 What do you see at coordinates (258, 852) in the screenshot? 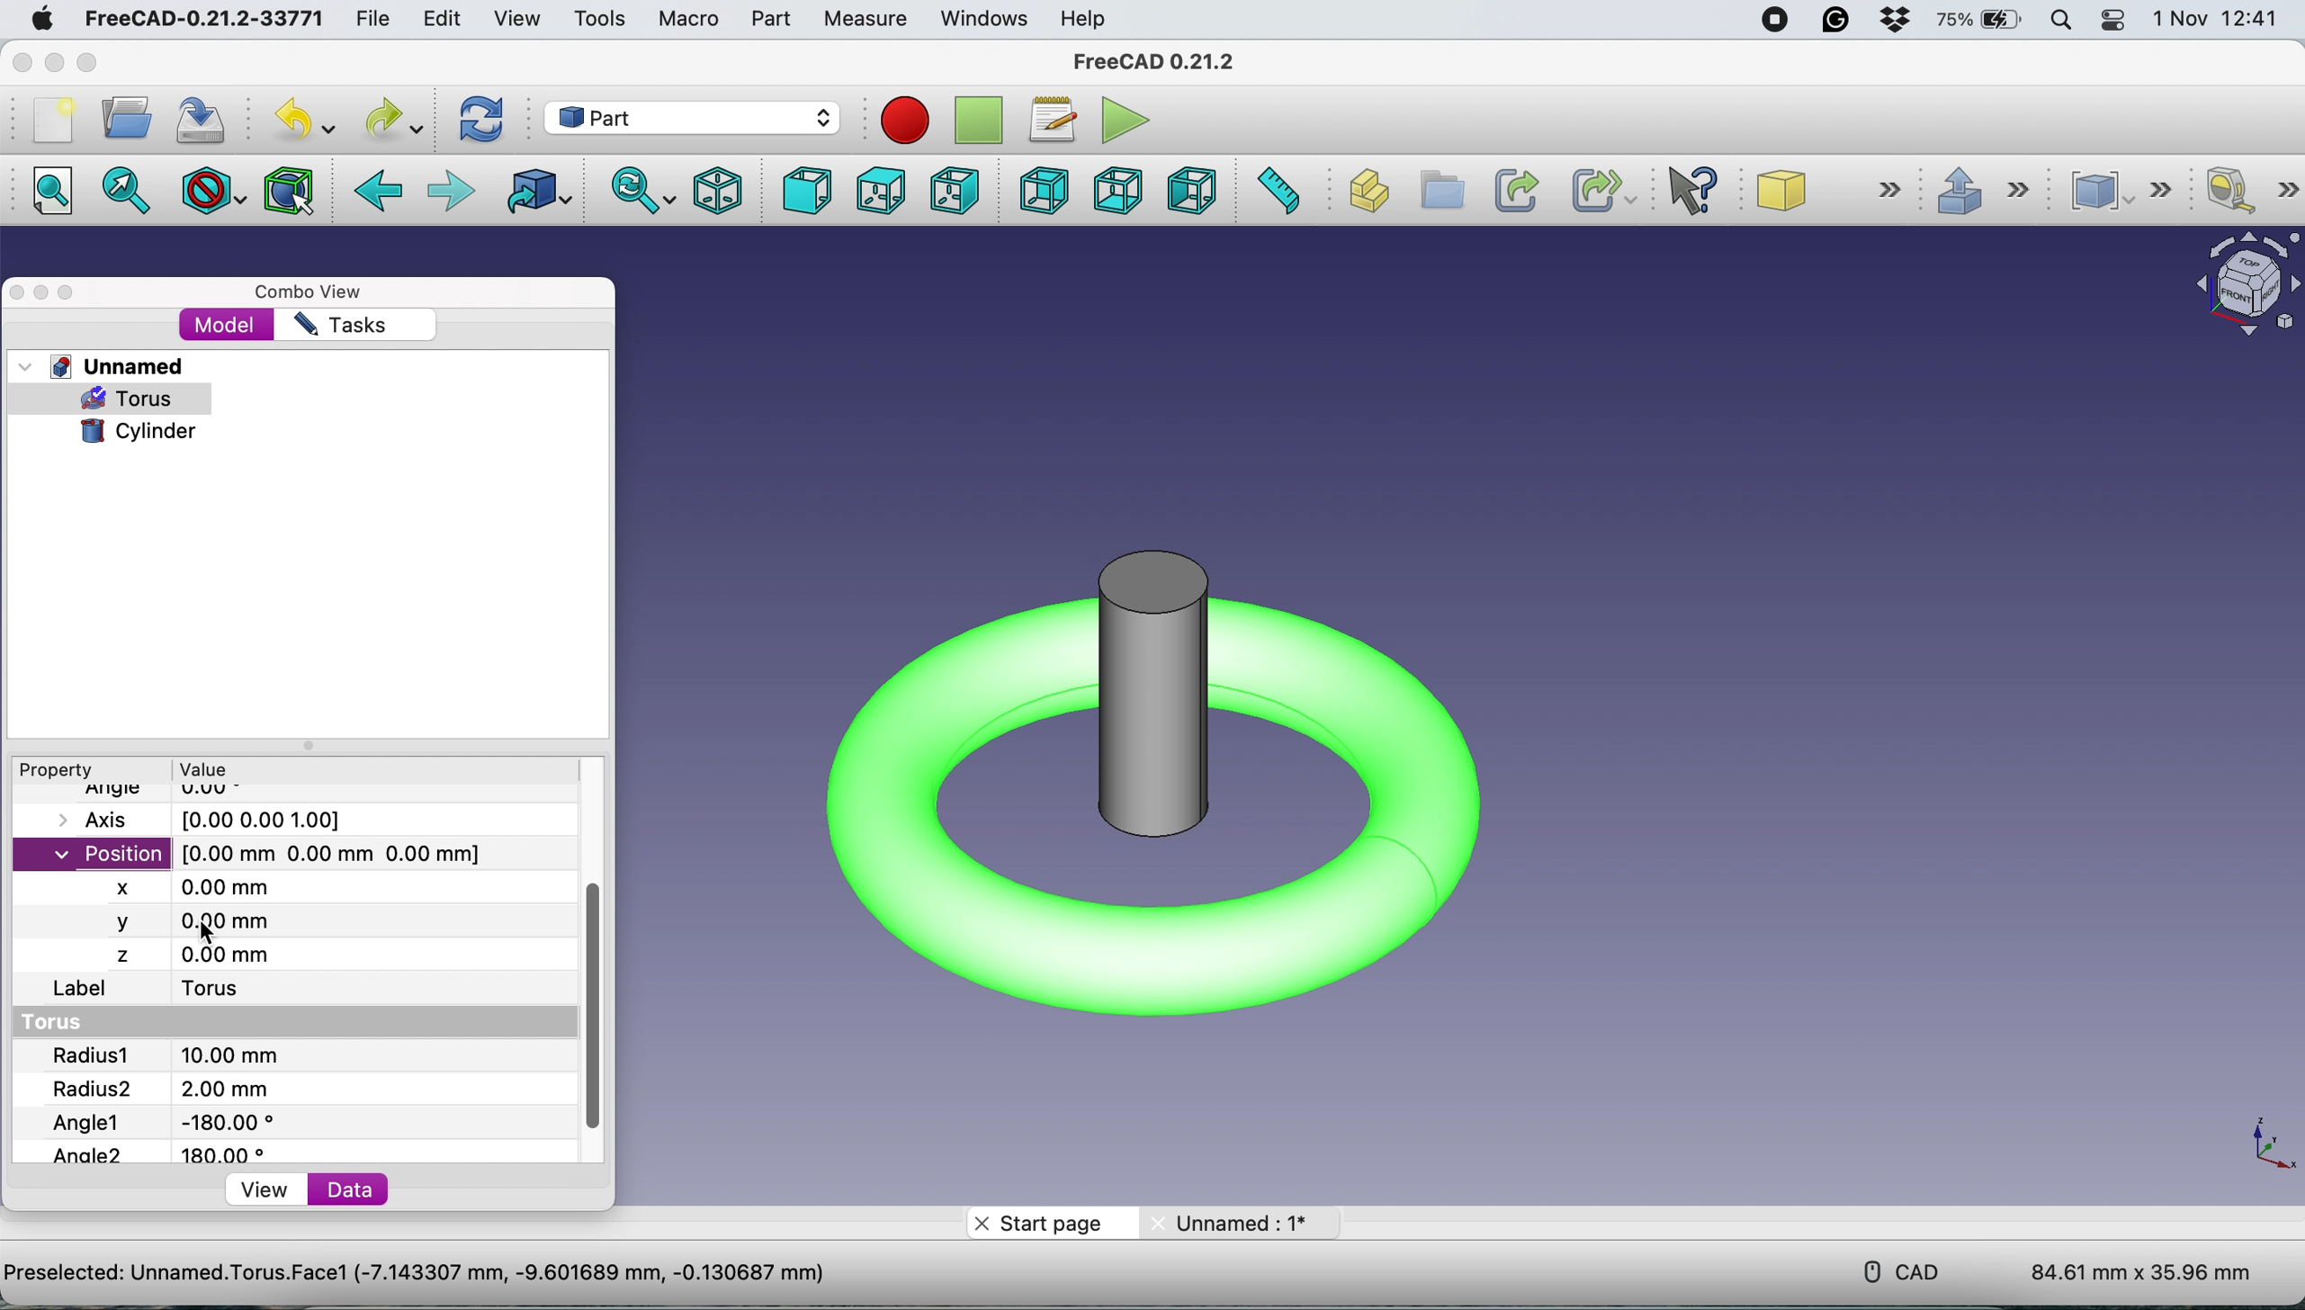
I see `Position` at bounding box center [258, 852].